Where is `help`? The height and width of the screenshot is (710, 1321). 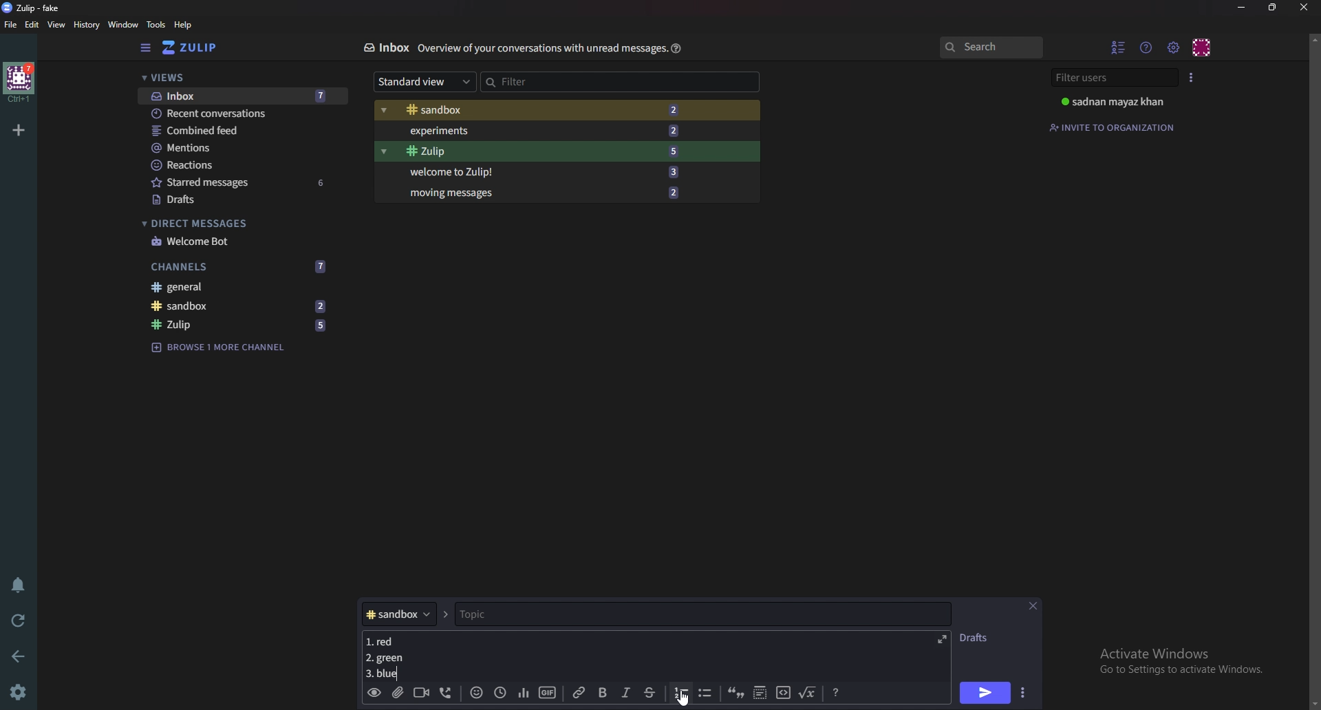
help is located at coordinates (183, 25).